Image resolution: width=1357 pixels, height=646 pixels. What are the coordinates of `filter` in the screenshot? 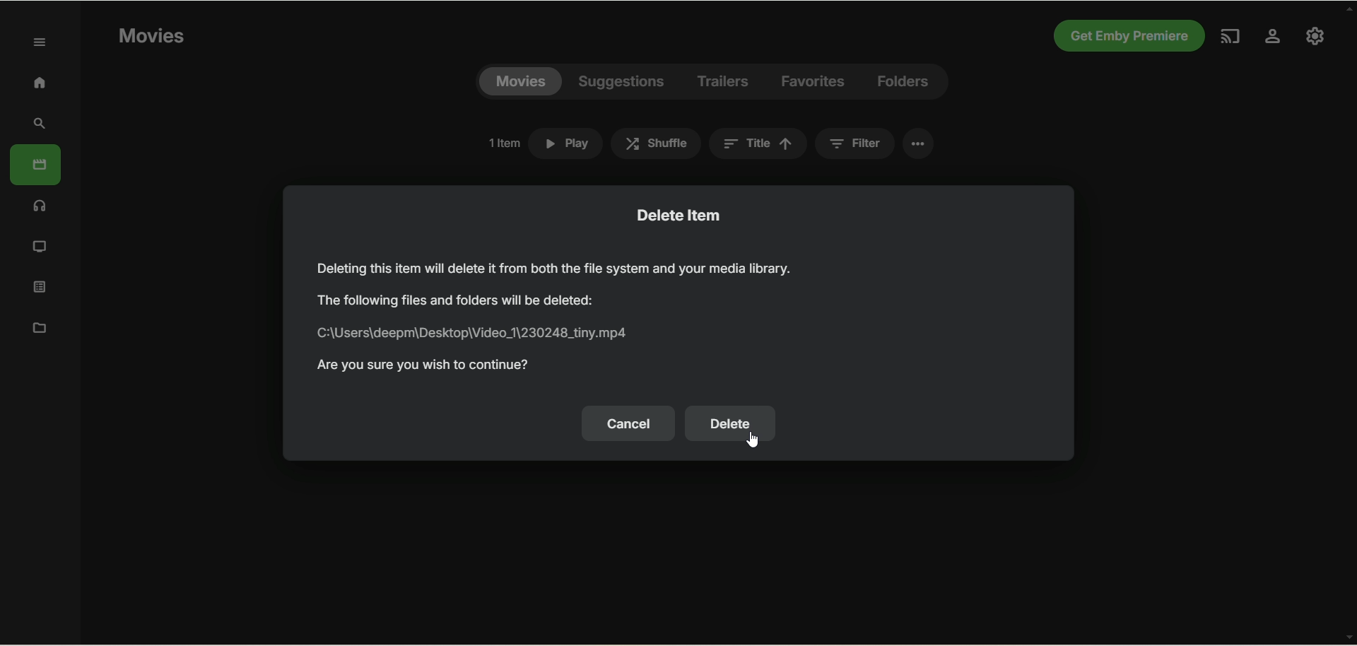 It's located at (854, 143).